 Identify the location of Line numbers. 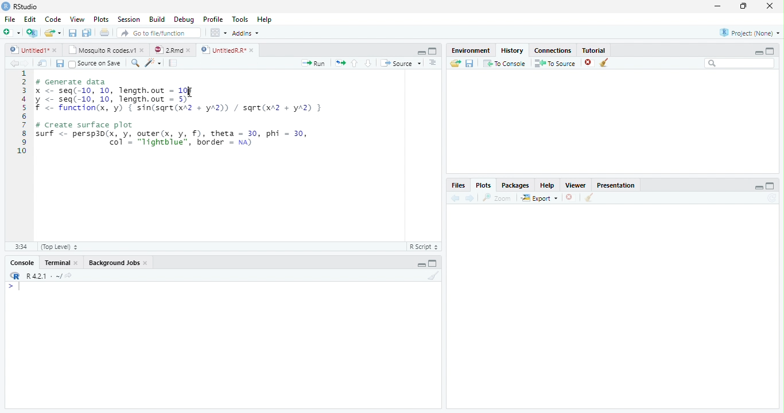
(22, 113).